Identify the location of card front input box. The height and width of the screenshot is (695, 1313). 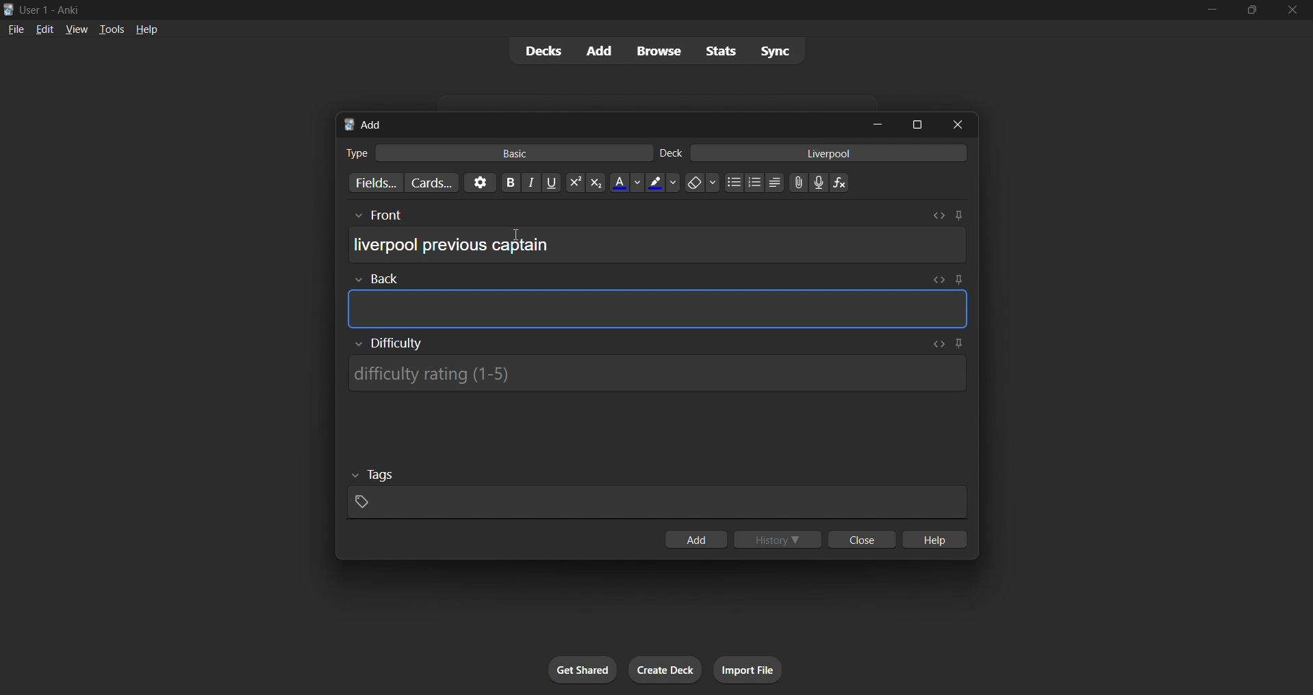
(657, 240).